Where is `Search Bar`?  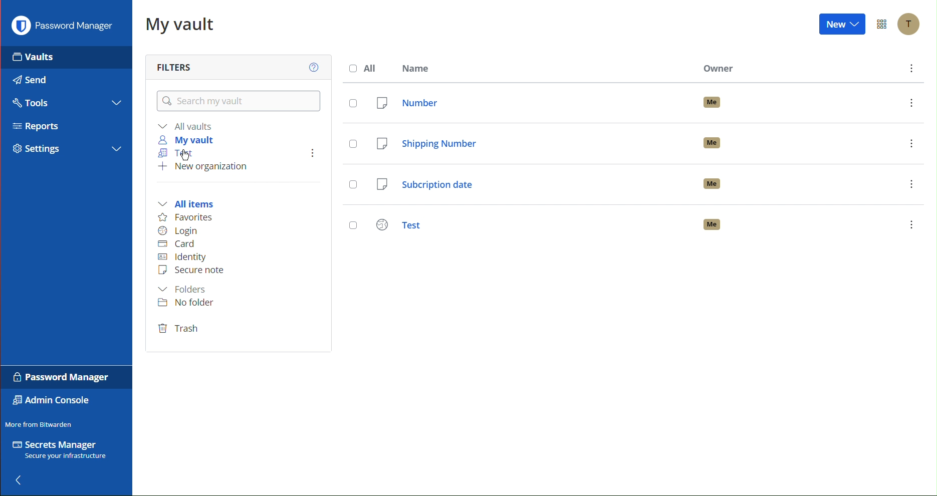
Search Bar is located at coordinates (237, 100).